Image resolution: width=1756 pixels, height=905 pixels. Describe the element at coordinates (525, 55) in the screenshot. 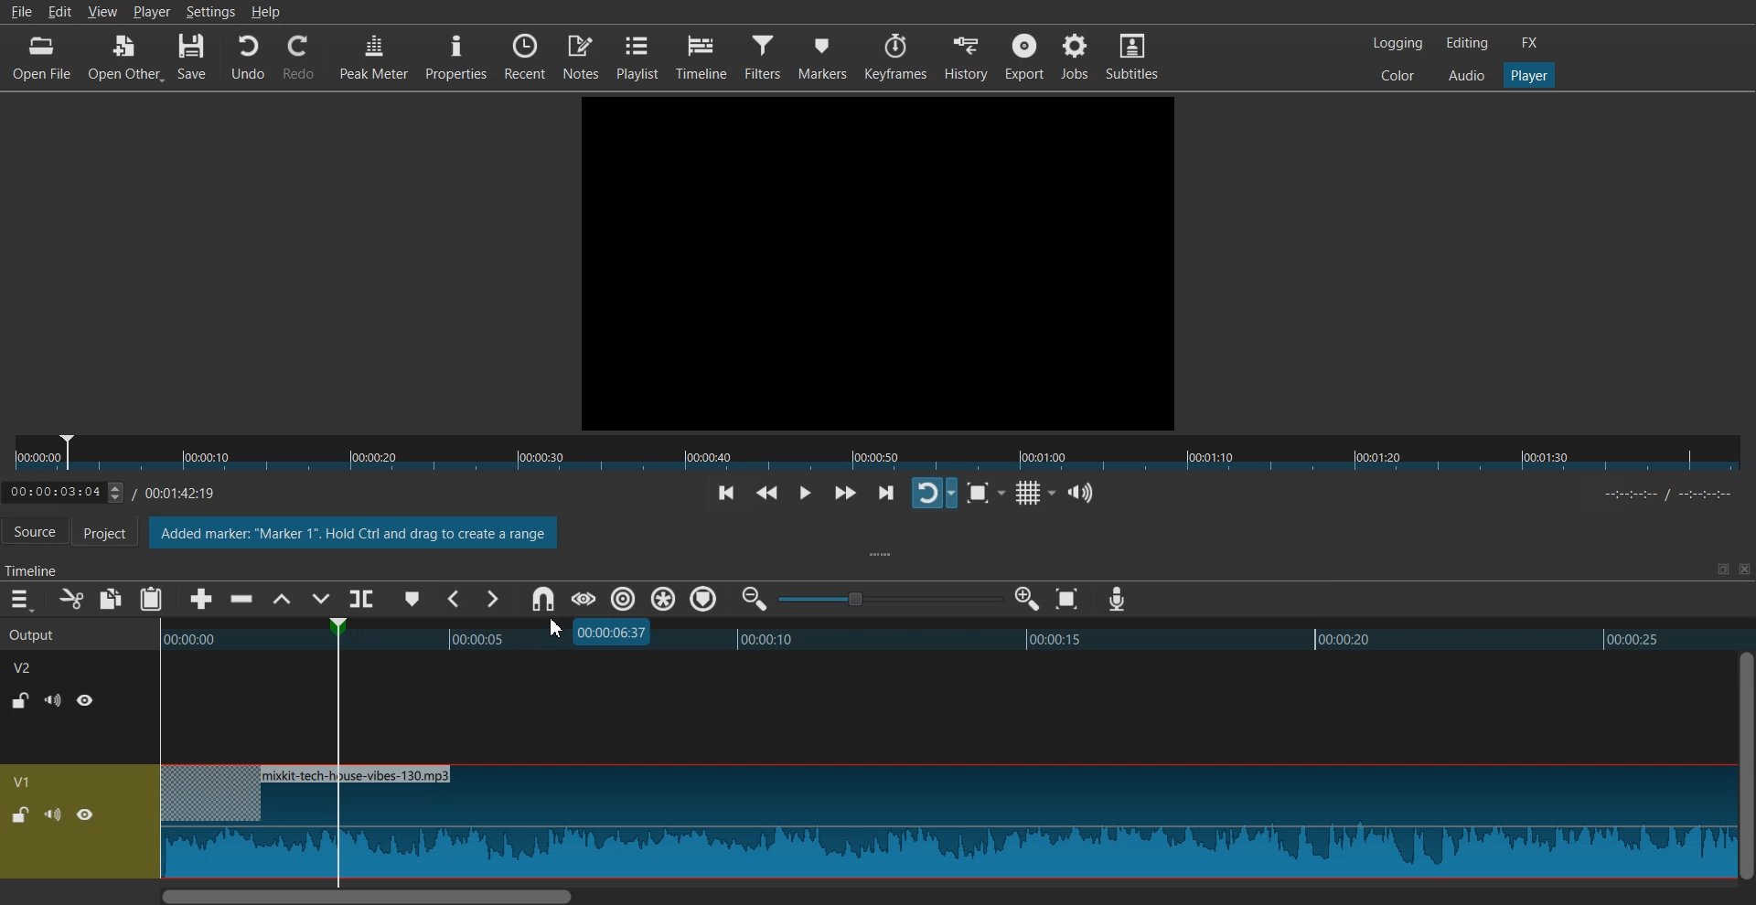

I see `Recent` at that location.